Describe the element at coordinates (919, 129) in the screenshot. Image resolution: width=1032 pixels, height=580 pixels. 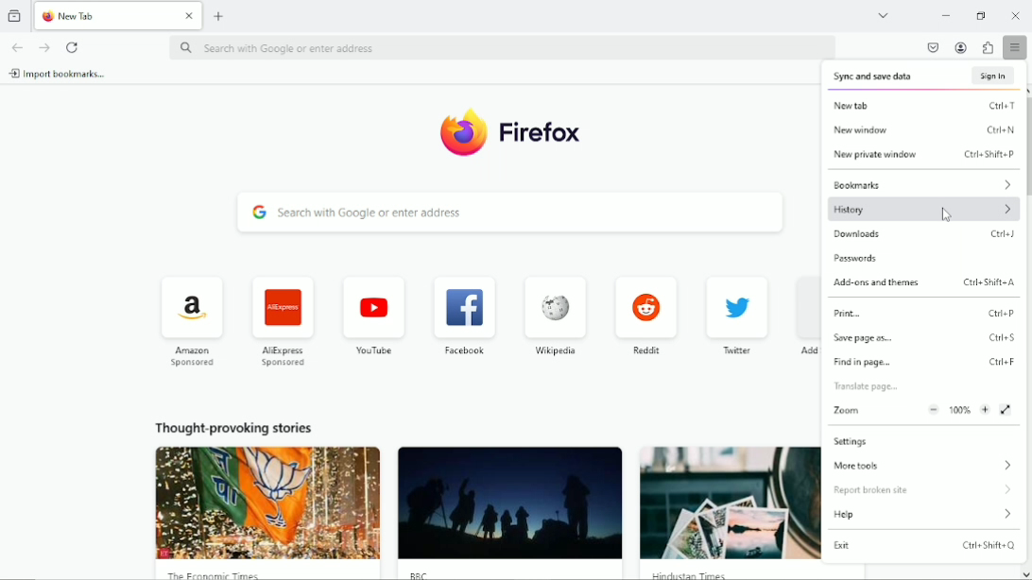
I see `New window Ctrl+N` at that location.